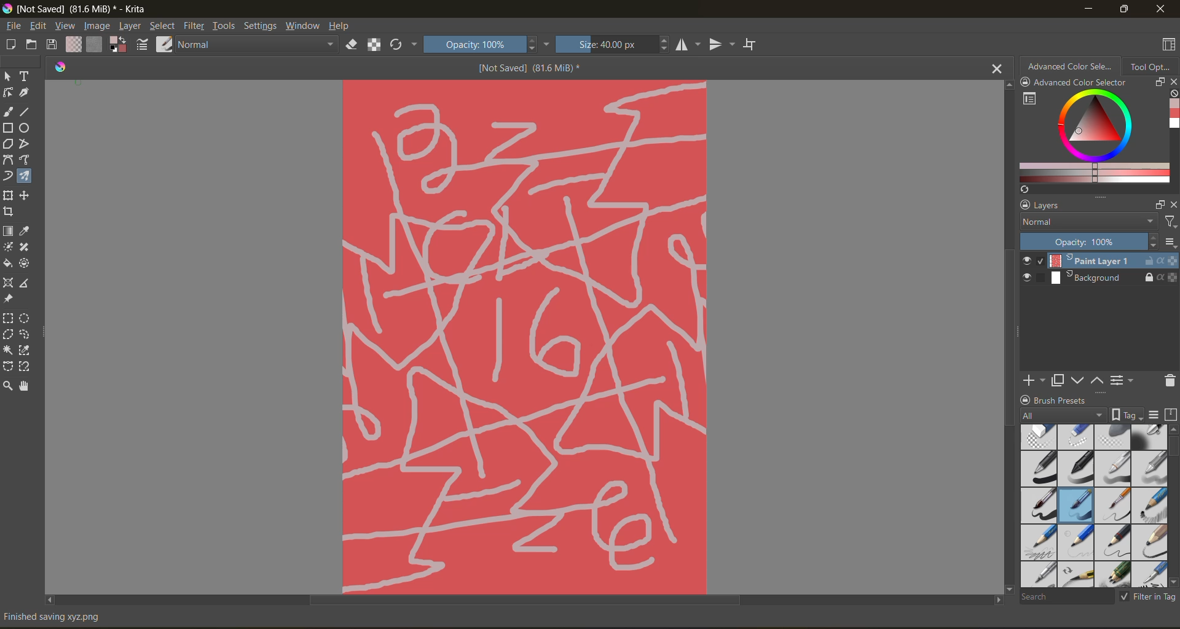 This screenshot has width=1180, height=629. What do you see at coordinates (352, 44) in the screenshot?
I see `set eraser mode` at bounding box center [352, 44].